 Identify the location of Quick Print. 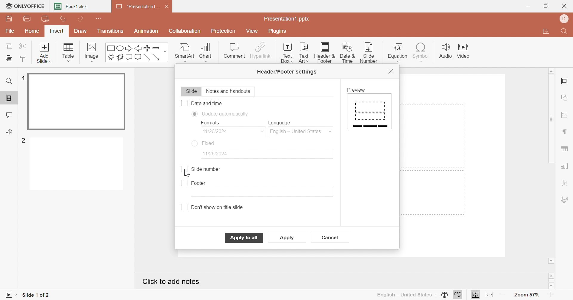
(44, 19).